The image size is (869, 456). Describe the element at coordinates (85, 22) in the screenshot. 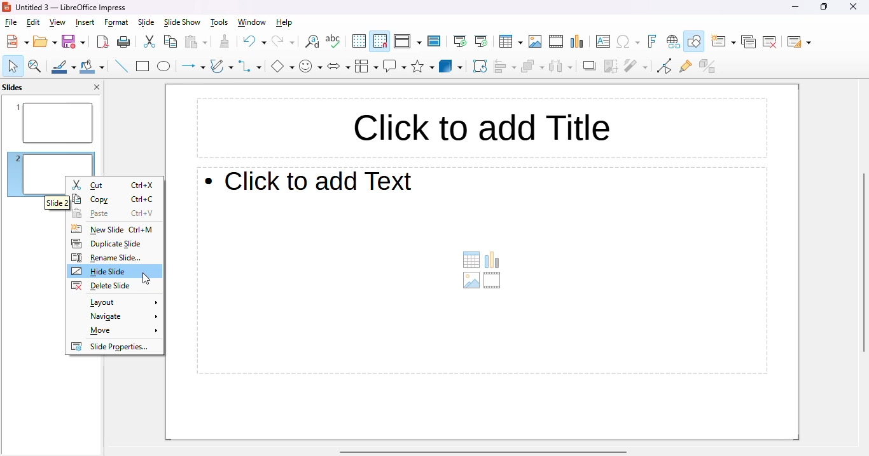

I see `insert` at that location.